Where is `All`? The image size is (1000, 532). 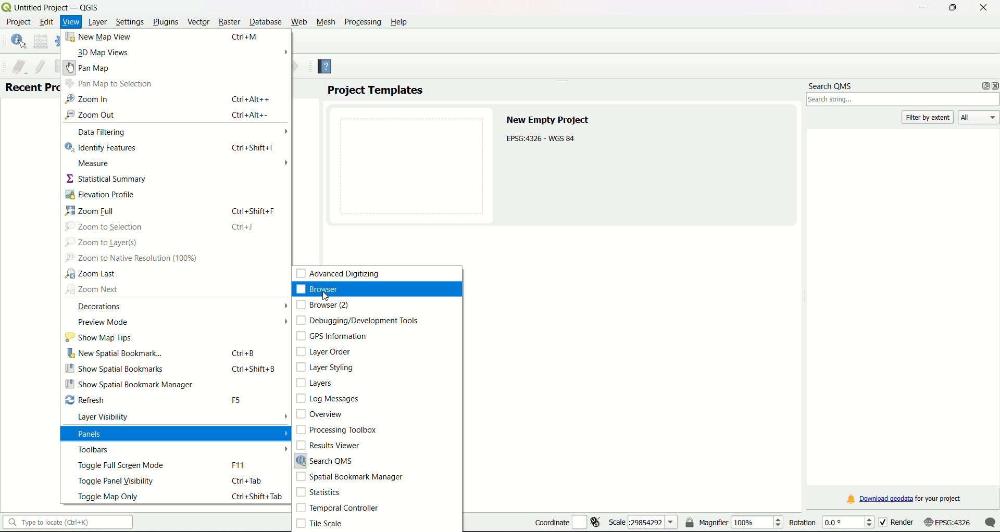
All is located at coordinates (979, 117).